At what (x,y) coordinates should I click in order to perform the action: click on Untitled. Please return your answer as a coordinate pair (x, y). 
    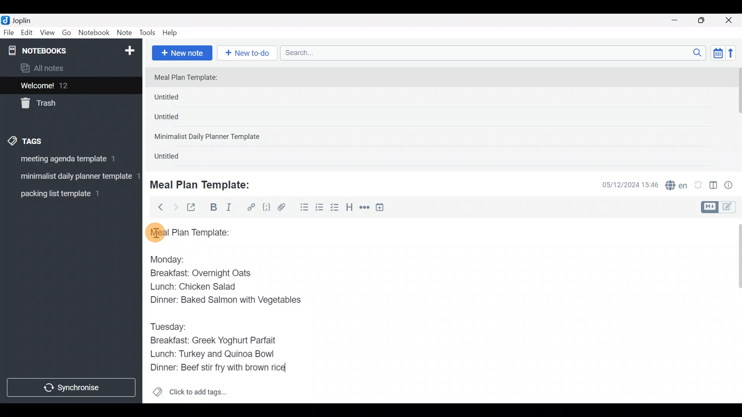
    Looking at the image, I should click on (177, 119).